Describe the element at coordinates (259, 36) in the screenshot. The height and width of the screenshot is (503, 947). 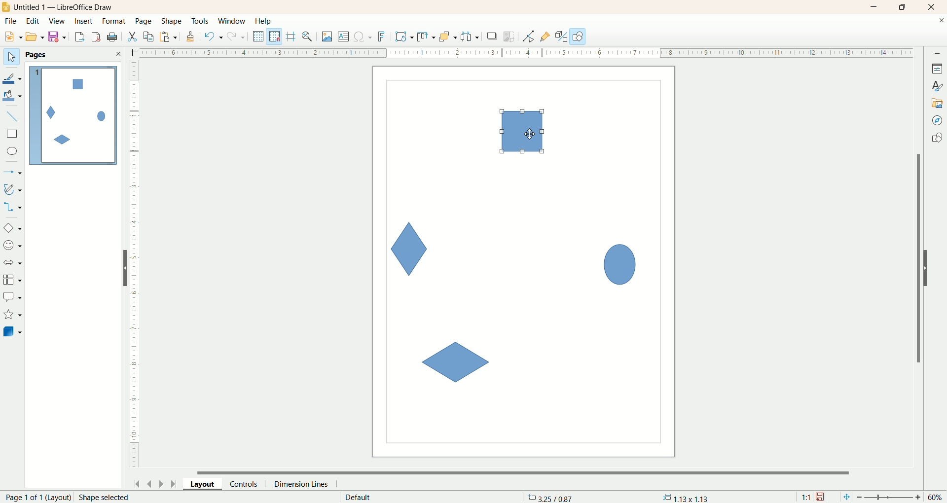
I see `display grid` at that location.